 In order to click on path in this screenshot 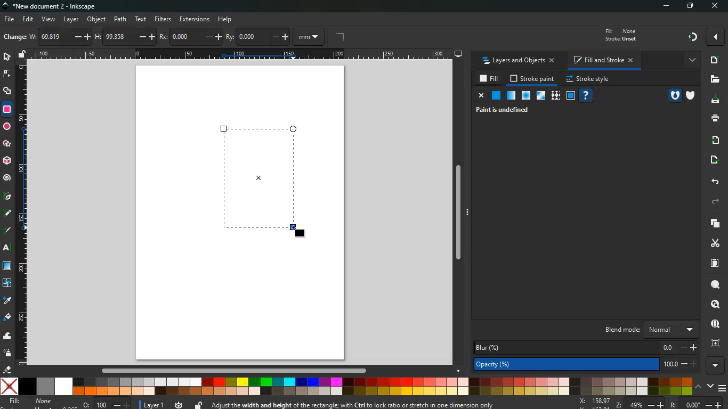, I will do `click(122, 18)`.